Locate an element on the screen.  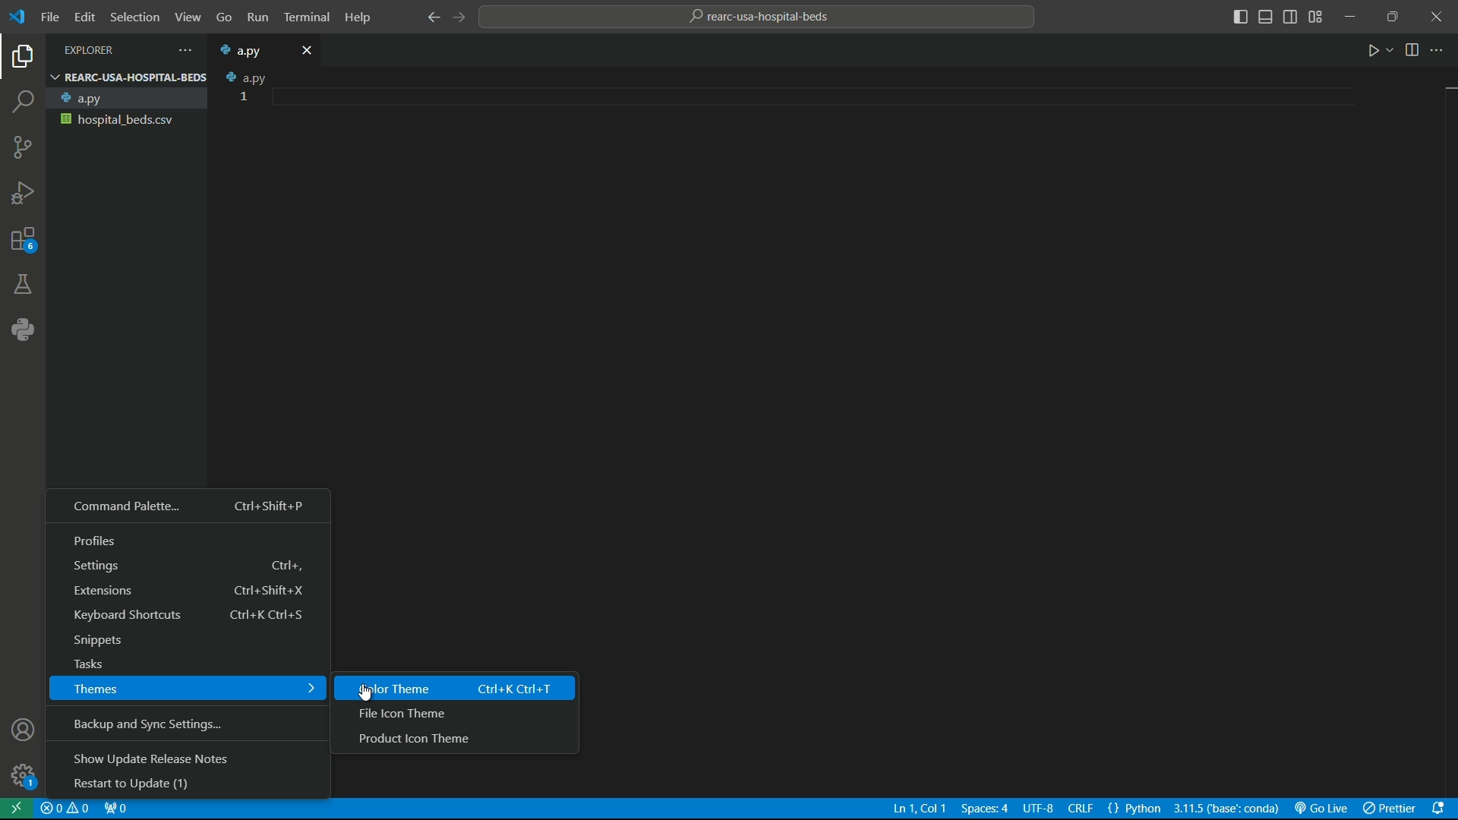
more actions is located at coordinates (181, 50).